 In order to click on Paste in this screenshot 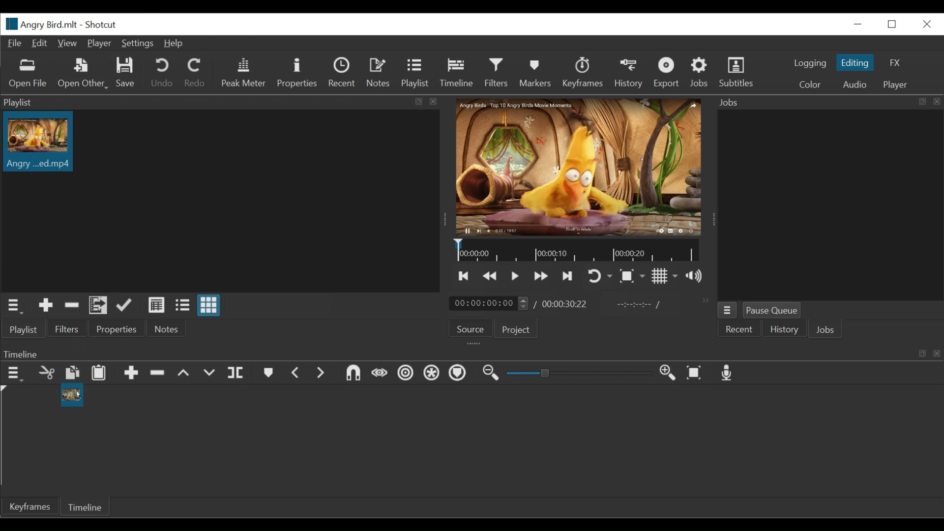, I will do `click(72, 373)`.